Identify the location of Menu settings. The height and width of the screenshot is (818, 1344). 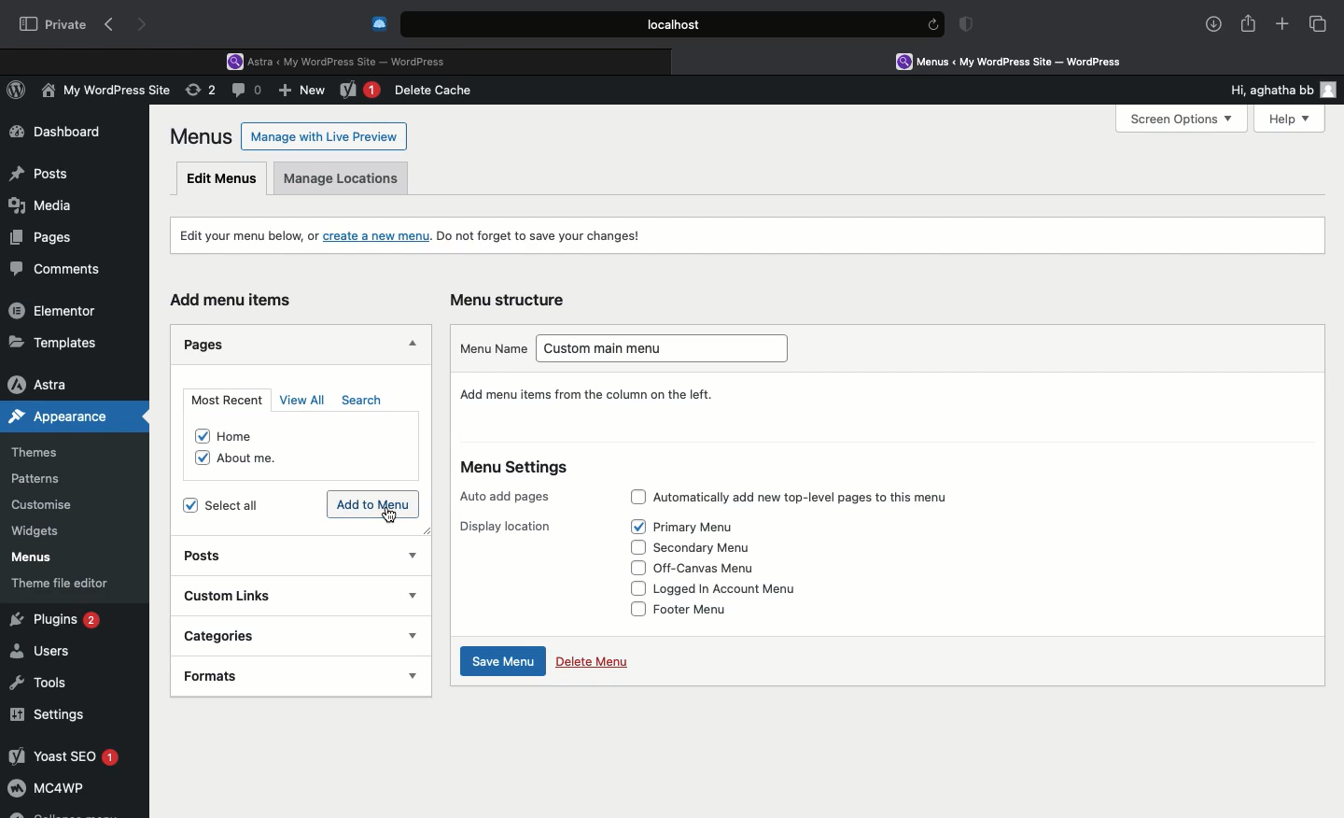
(525, 468).